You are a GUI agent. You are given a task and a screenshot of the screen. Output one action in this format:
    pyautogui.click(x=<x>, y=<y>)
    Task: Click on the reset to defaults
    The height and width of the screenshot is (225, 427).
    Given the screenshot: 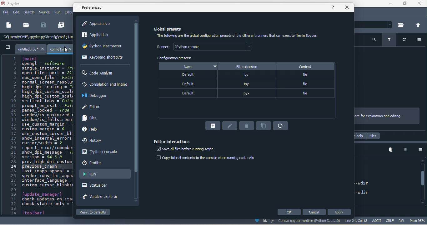 What is the action you would take?
    pyautogui.click(x=94, y=213)
    